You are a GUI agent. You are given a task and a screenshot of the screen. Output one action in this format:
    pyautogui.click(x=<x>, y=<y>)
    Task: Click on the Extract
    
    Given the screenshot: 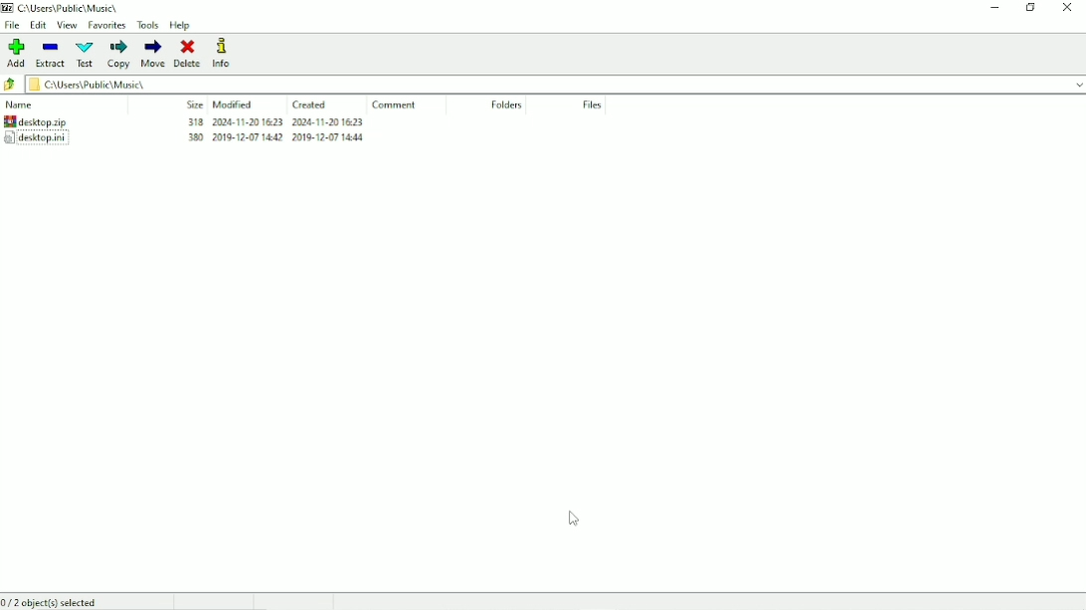 What is the action you would take?
    pyautogui.click(x=51, y=56)
    